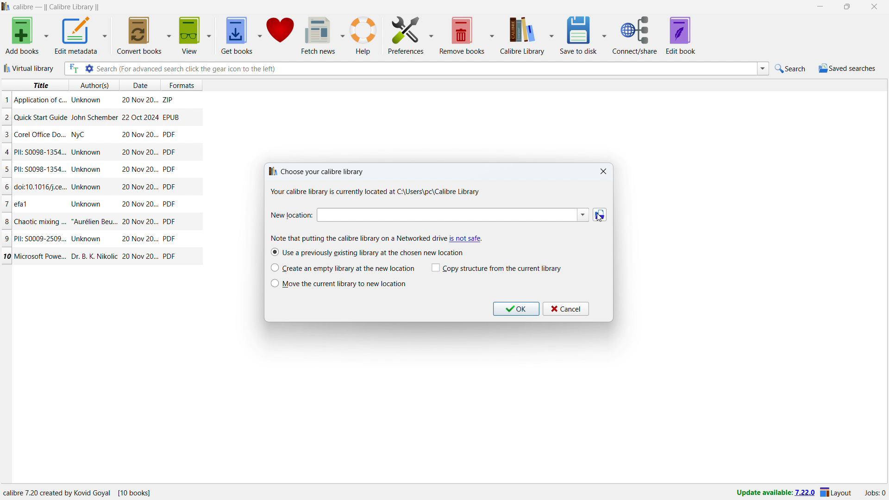  What do you see at coordinates (139, 86) in the screenshot?
I see `date` at bounding box center [139, 86].